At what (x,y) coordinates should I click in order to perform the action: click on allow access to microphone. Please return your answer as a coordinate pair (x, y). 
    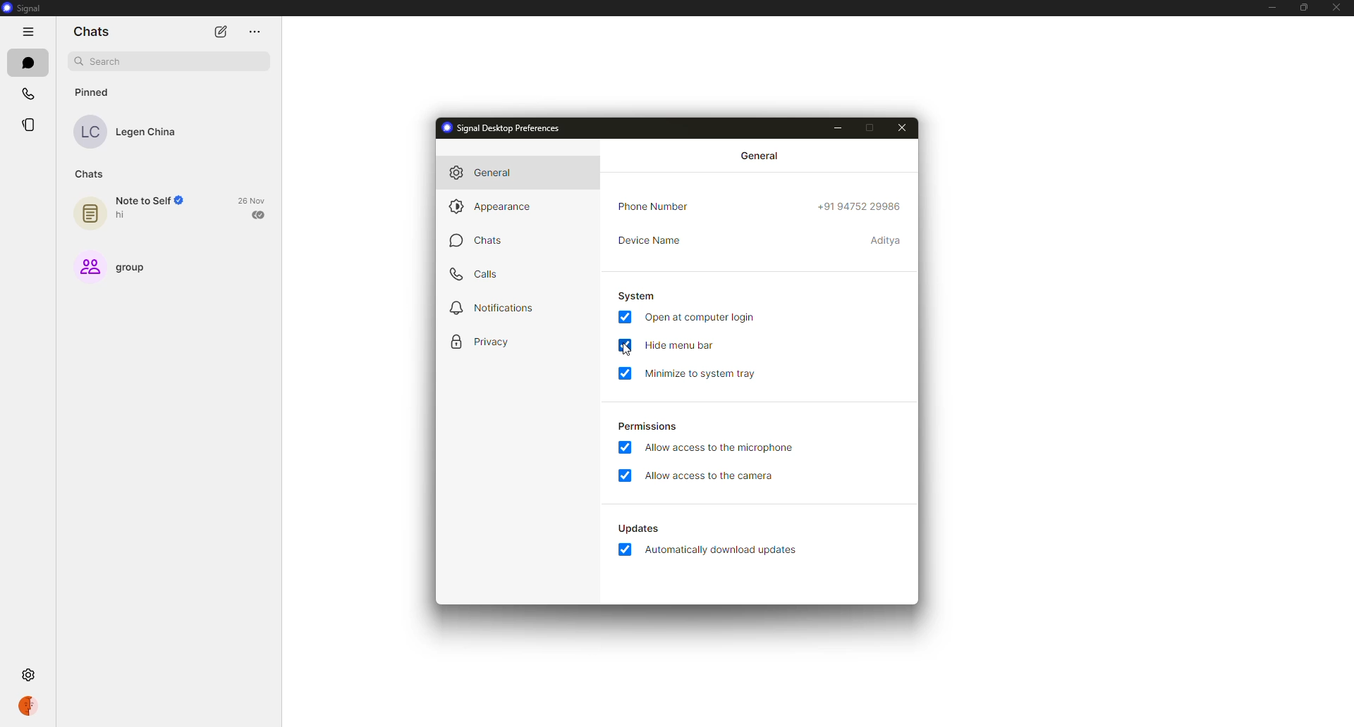
    Looking at the image, I should click on (720, 447).